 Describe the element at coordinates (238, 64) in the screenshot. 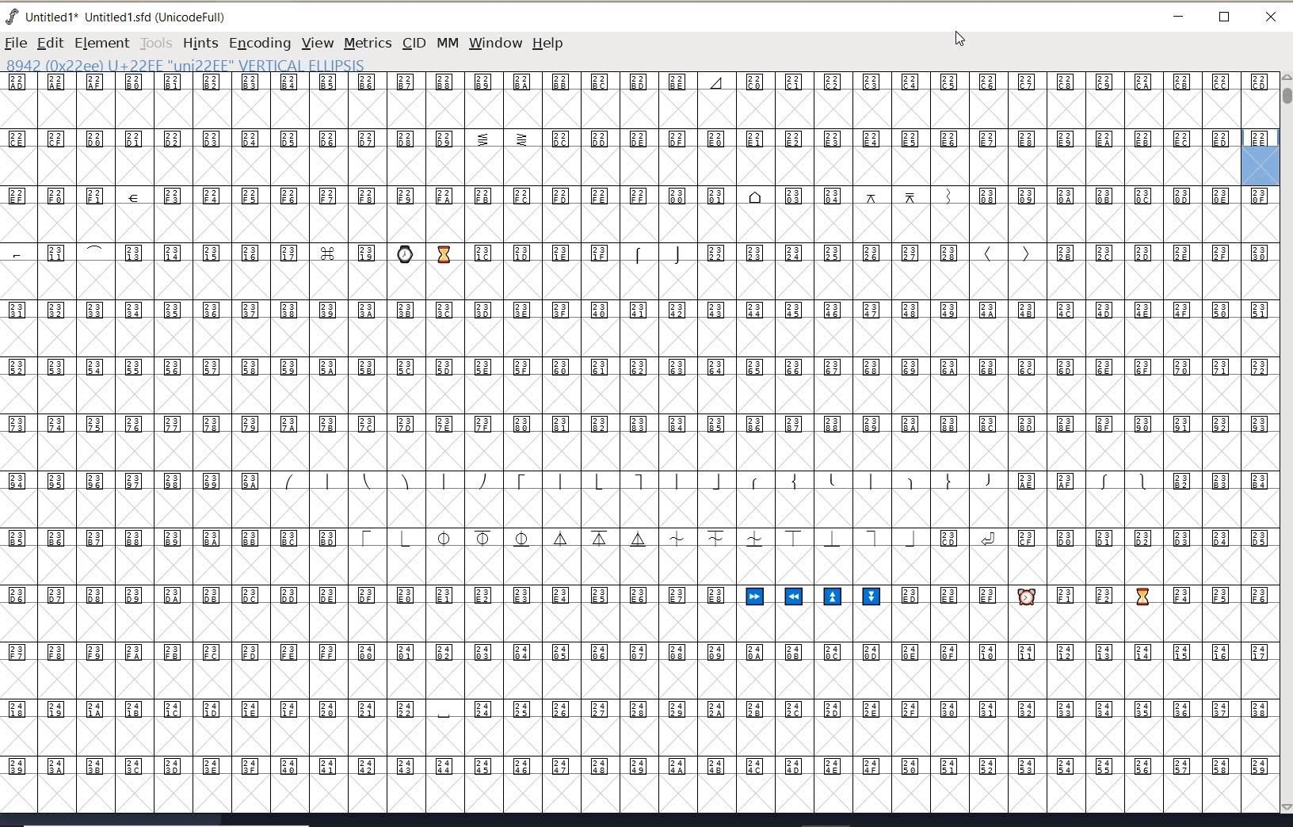

I see `8942 (0x22ee) U+22EE "uni22EE" VERTICAL EllIPSIS` at that location.